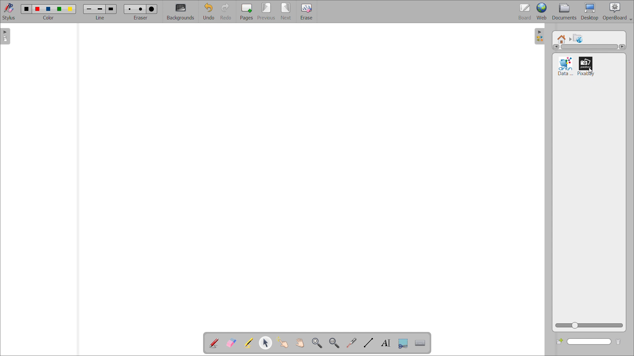  Describe the element at coordinates (248, 343) in the screenshot. I see `highlighter` at that location.